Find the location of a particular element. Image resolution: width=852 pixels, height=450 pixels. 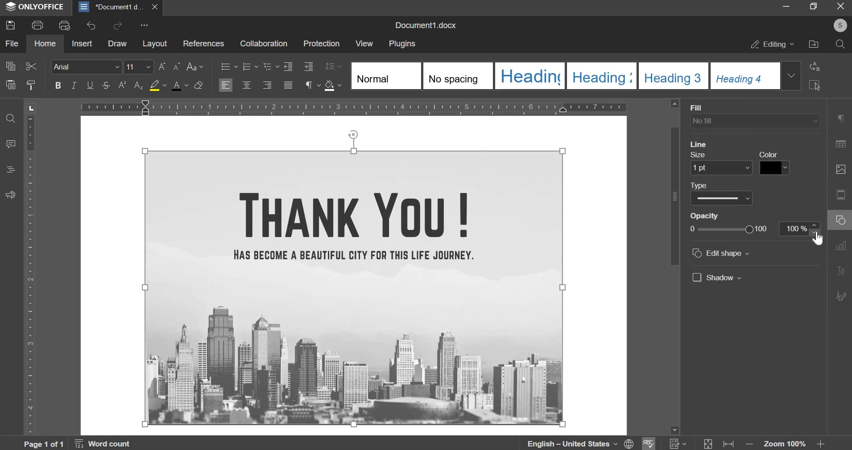

align right is located at coordinates (268, 84).